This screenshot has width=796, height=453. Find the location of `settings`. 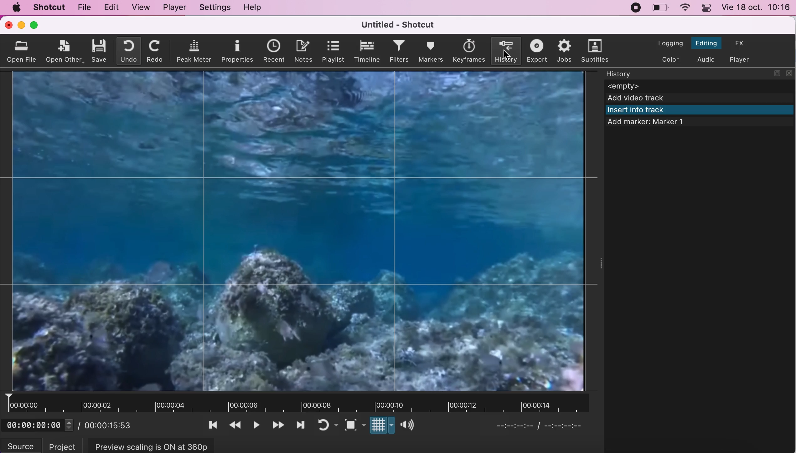

settings is located at coordinates (215, 8).